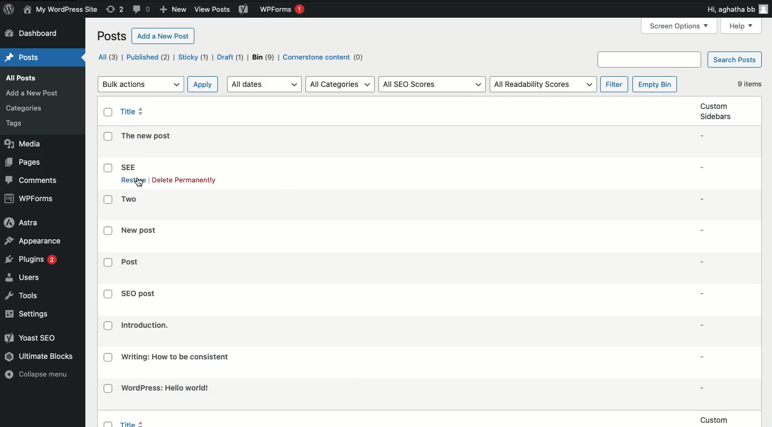 Image resolution: width=772 pixels, height=427 pixels. Describe the element at coordinates (116, 10) in the screenshot. I see `Revisions` at that location.